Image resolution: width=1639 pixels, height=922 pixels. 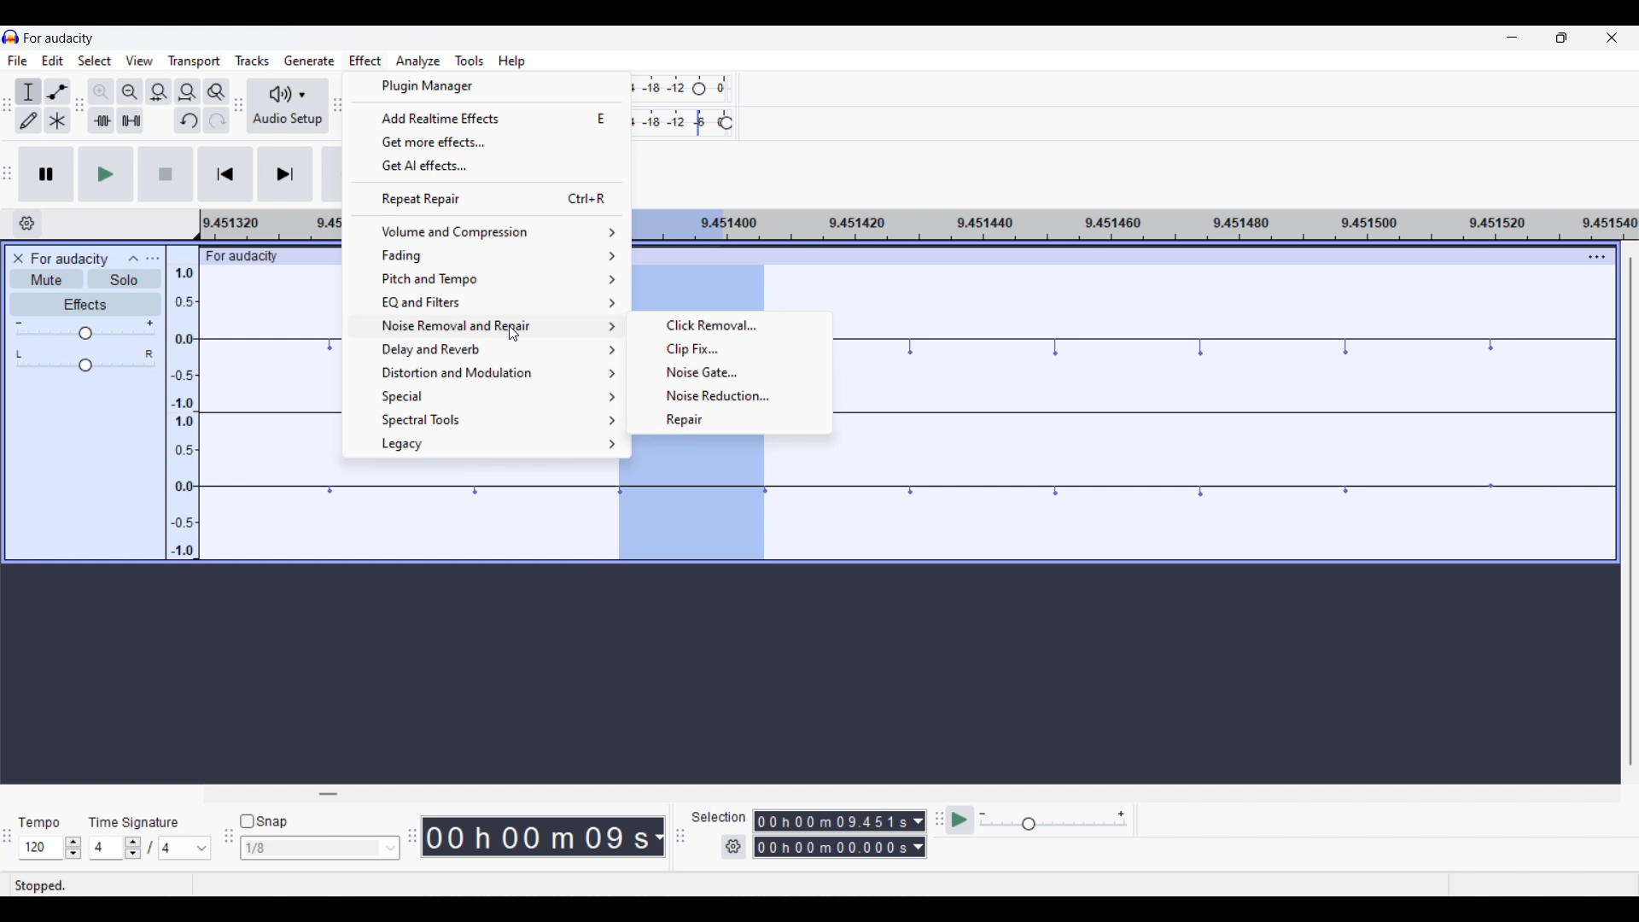 What do you see at coordinates (27, 224) in the screenshot?
I see `Timeline options` at bounding box center [27, 224].